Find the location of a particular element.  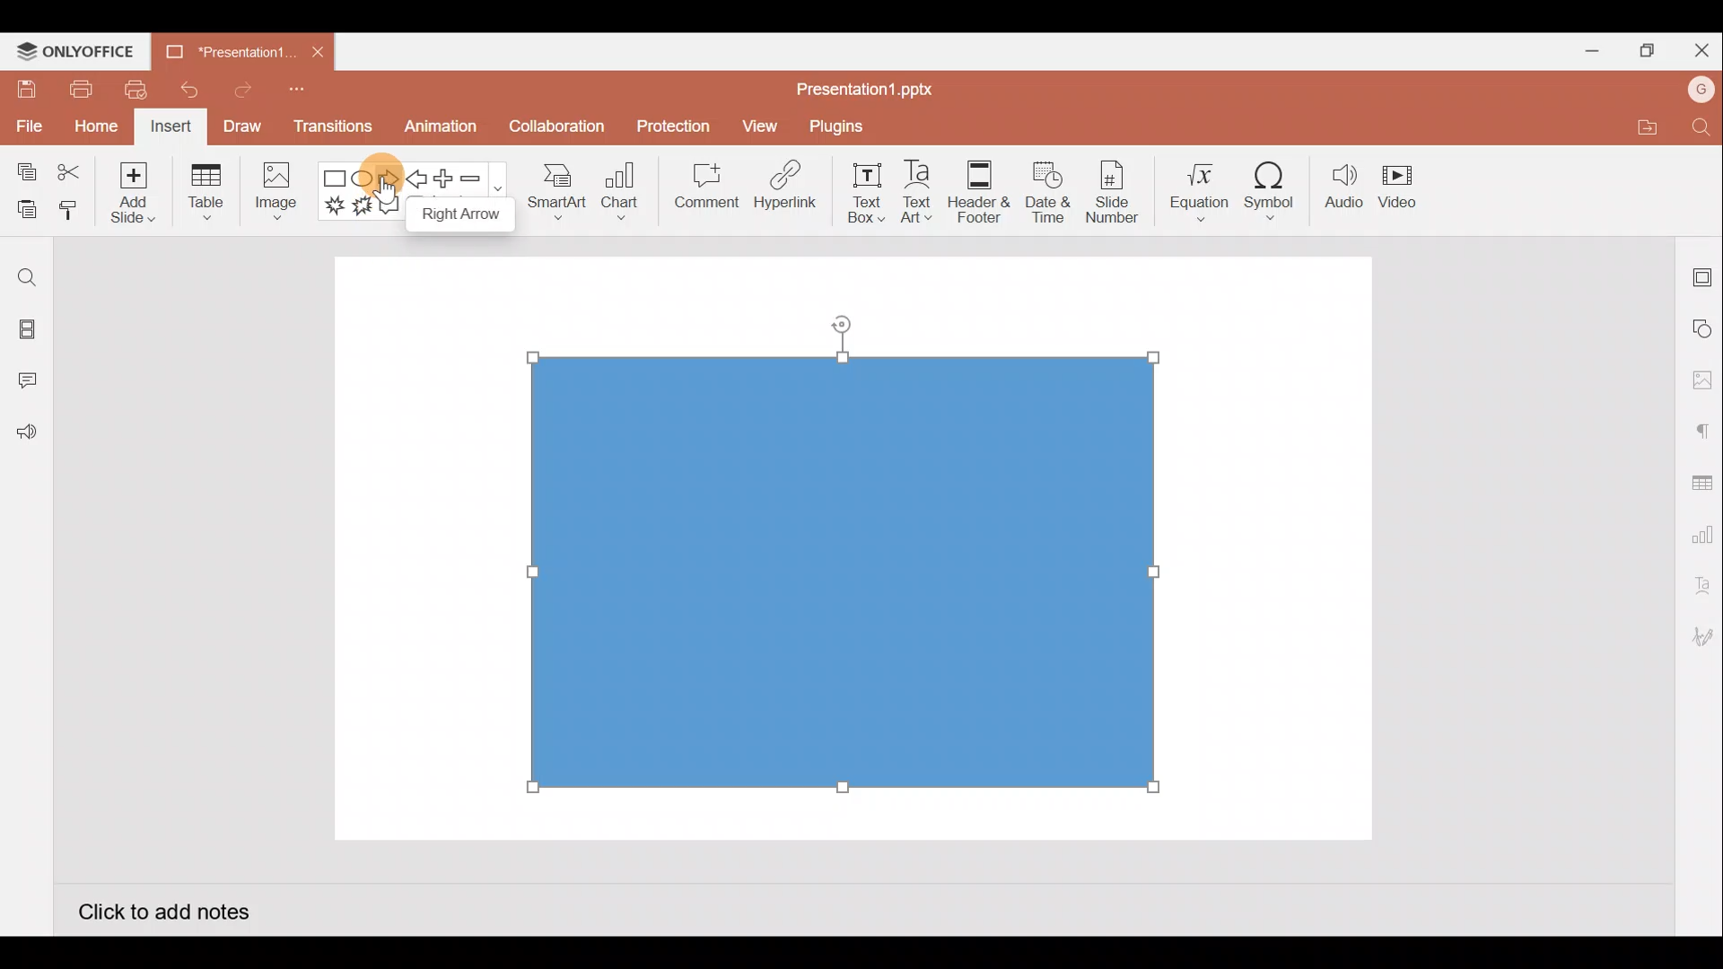

Image is located at coordinates (273, 196).